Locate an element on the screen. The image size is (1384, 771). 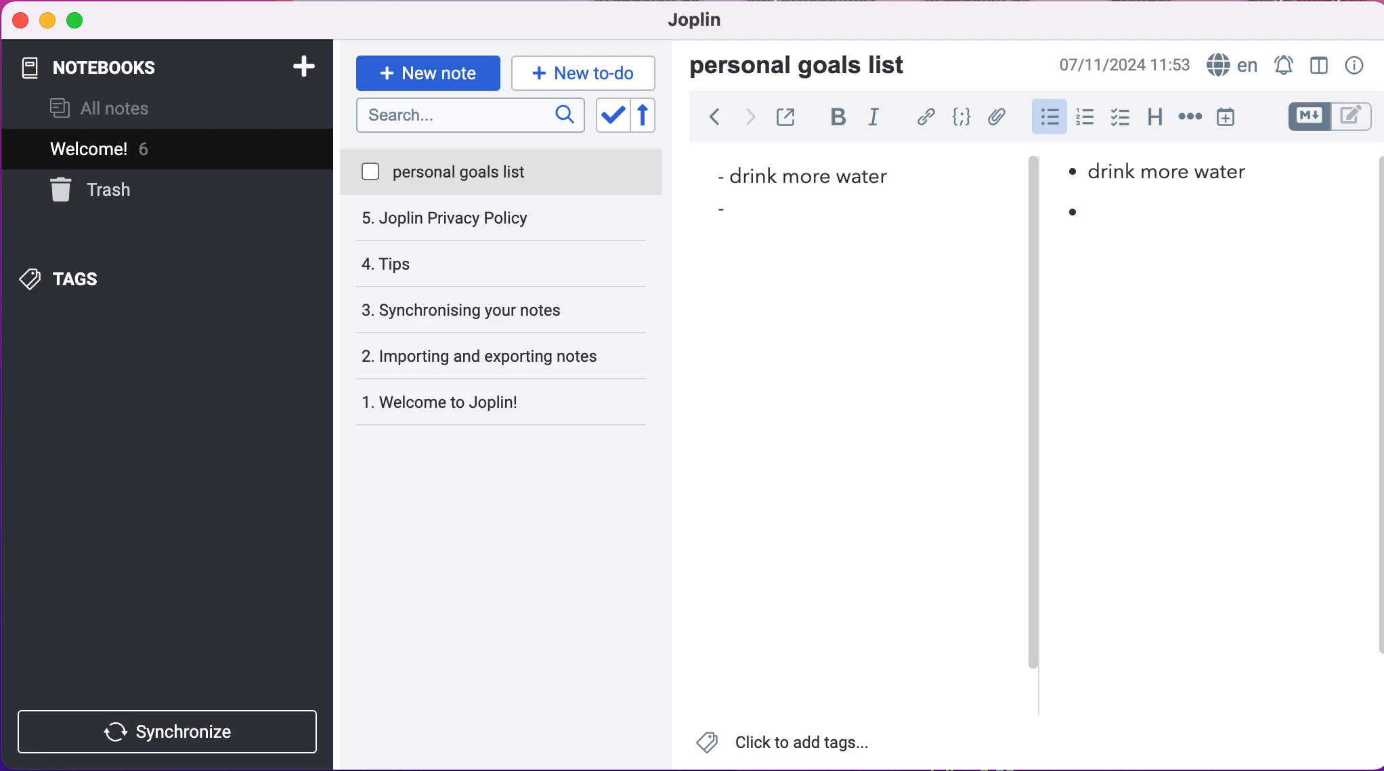
tags is located at coordinates (87, 276).